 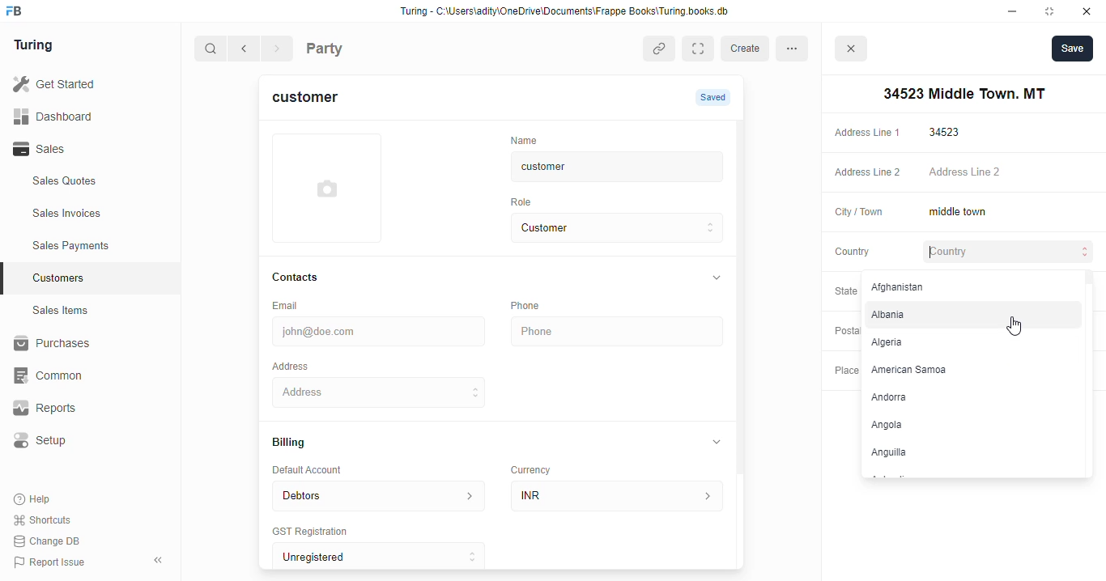 What do you see at coordinates (526, 201) in the screenshot?
I see `Role` at bounding box center [526, 201].